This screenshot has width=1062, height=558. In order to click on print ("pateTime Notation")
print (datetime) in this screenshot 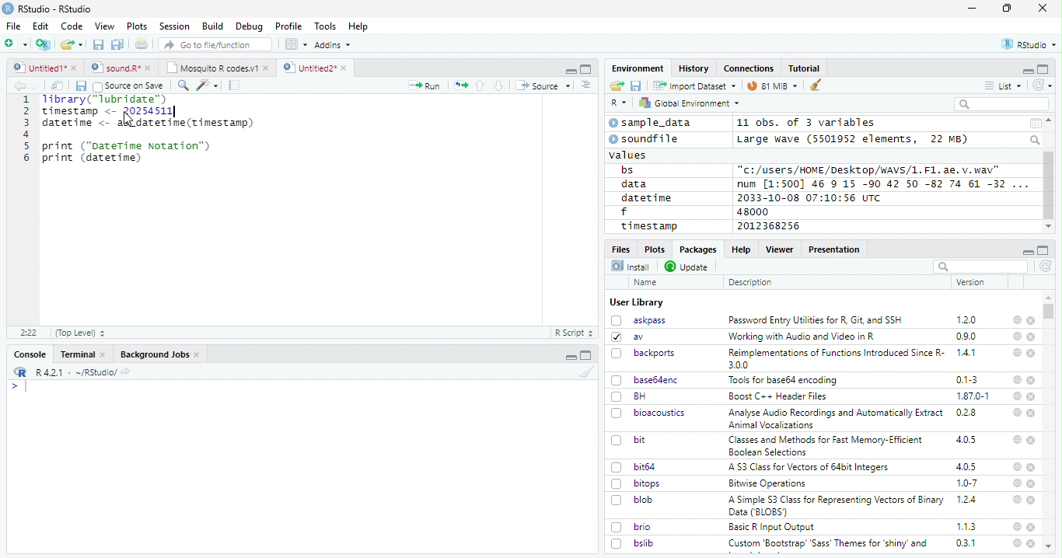, I will do `click(128, 152)`.